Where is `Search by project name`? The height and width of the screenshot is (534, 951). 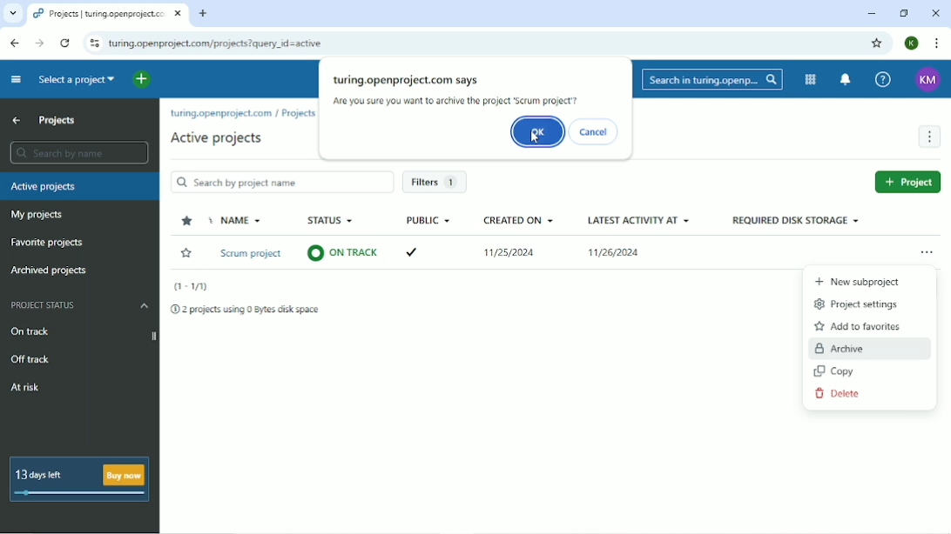 Search by project name is located at coordinates (281, 182).